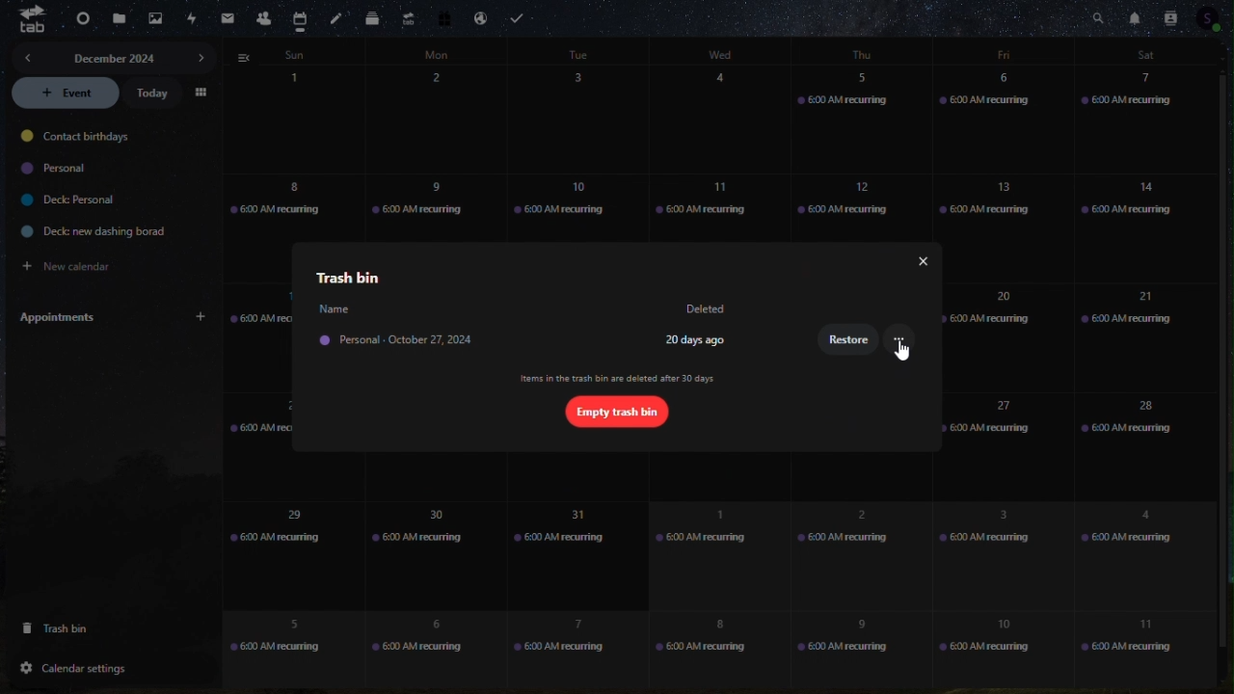 This screenshot has width=1234, height=694. Describe the element at coordinates (111, 317) in the screenshot. I see `Appointments` at that location.